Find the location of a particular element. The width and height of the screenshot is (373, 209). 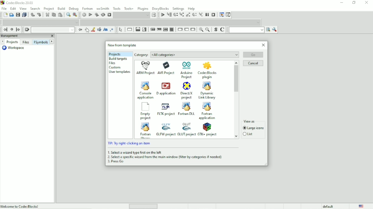

Plugins is located at coordinates (143, 9).